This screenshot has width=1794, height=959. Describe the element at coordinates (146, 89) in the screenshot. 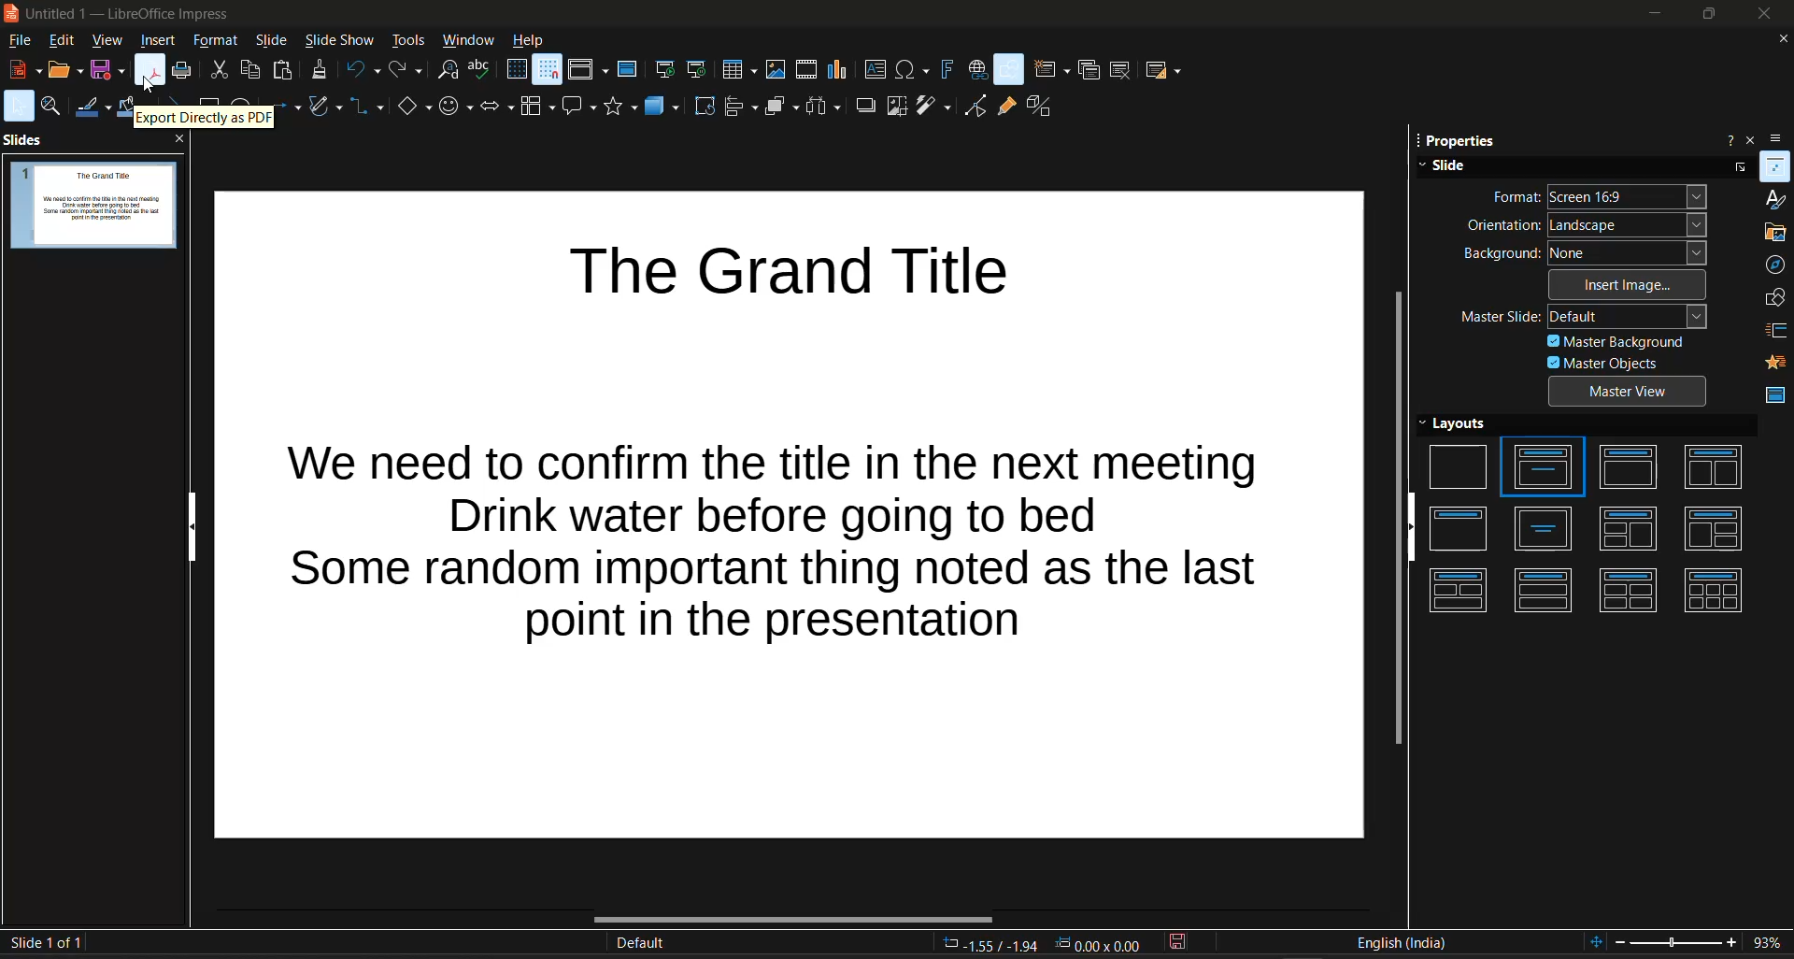

I see `cursor` at that location.